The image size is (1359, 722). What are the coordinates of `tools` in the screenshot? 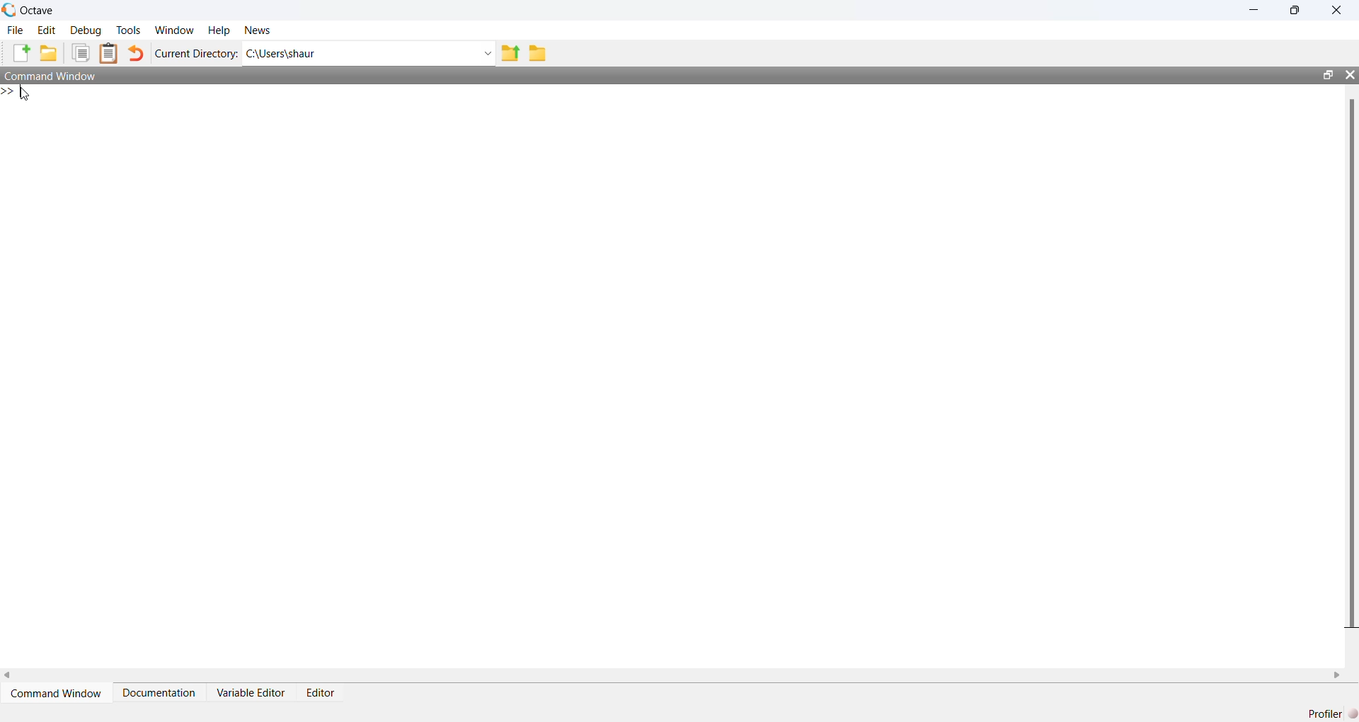 It's located at (131, 30).